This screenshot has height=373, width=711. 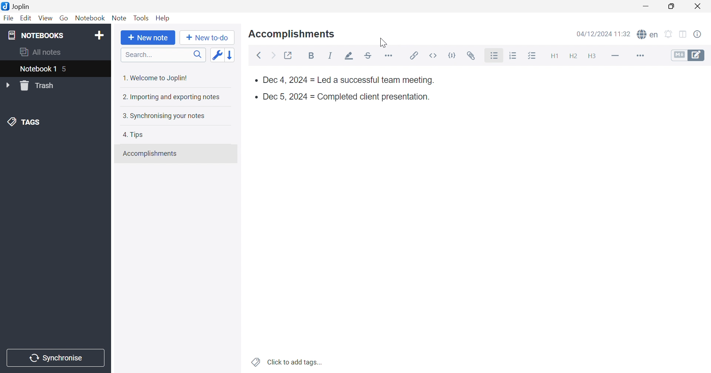 What do you see at coordinates (670, 35) in the screenshot?
I see `Set alarm` at bounding box center [670, 35].